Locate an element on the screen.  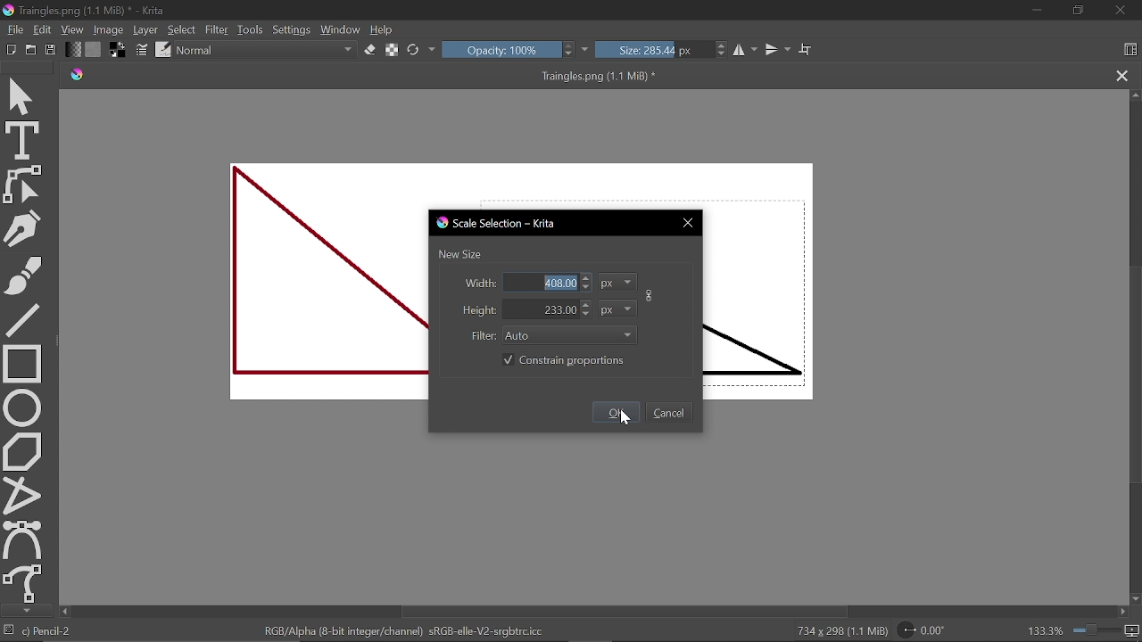
Create new file is located at coordinates (31, 49).